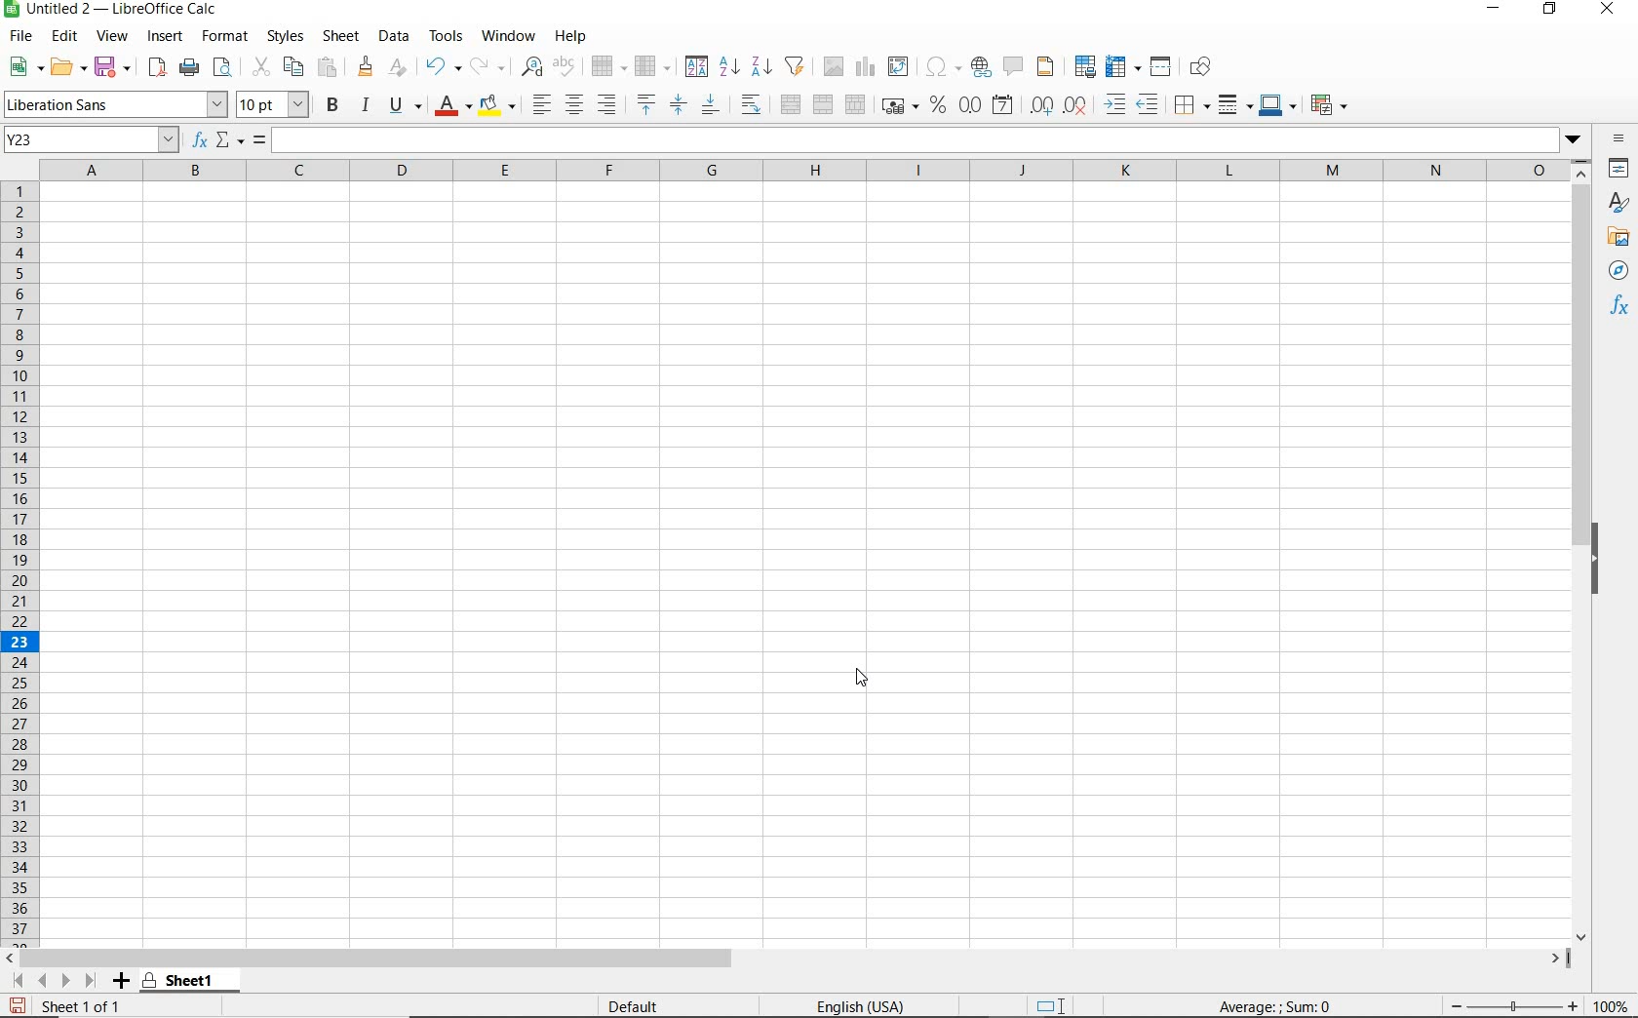 This screenshot has height=1018, width=1638. I want to click on STYLES, so click(1618, 203).